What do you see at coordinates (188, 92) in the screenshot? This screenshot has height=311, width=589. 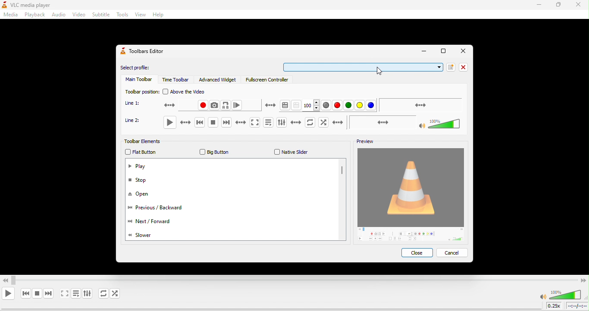 I see `above the video` at bounding box center [188, 92].